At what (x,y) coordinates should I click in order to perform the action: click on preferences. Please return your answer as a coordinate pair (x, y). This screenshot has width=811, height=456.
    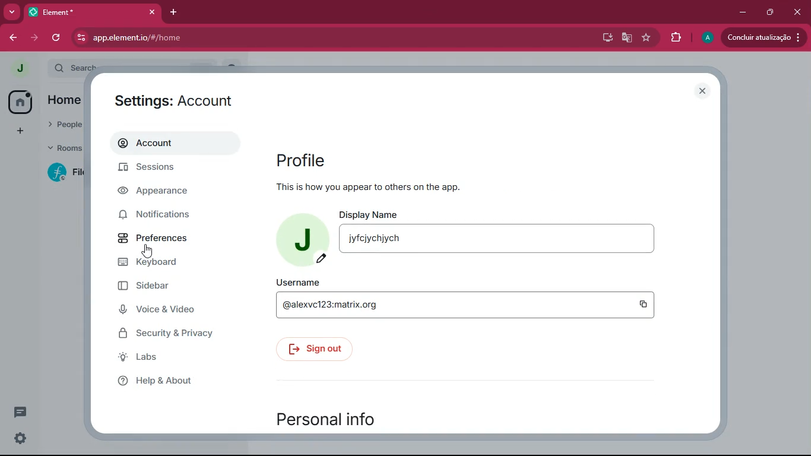
    Looking at the image, I should click on (170, 236).